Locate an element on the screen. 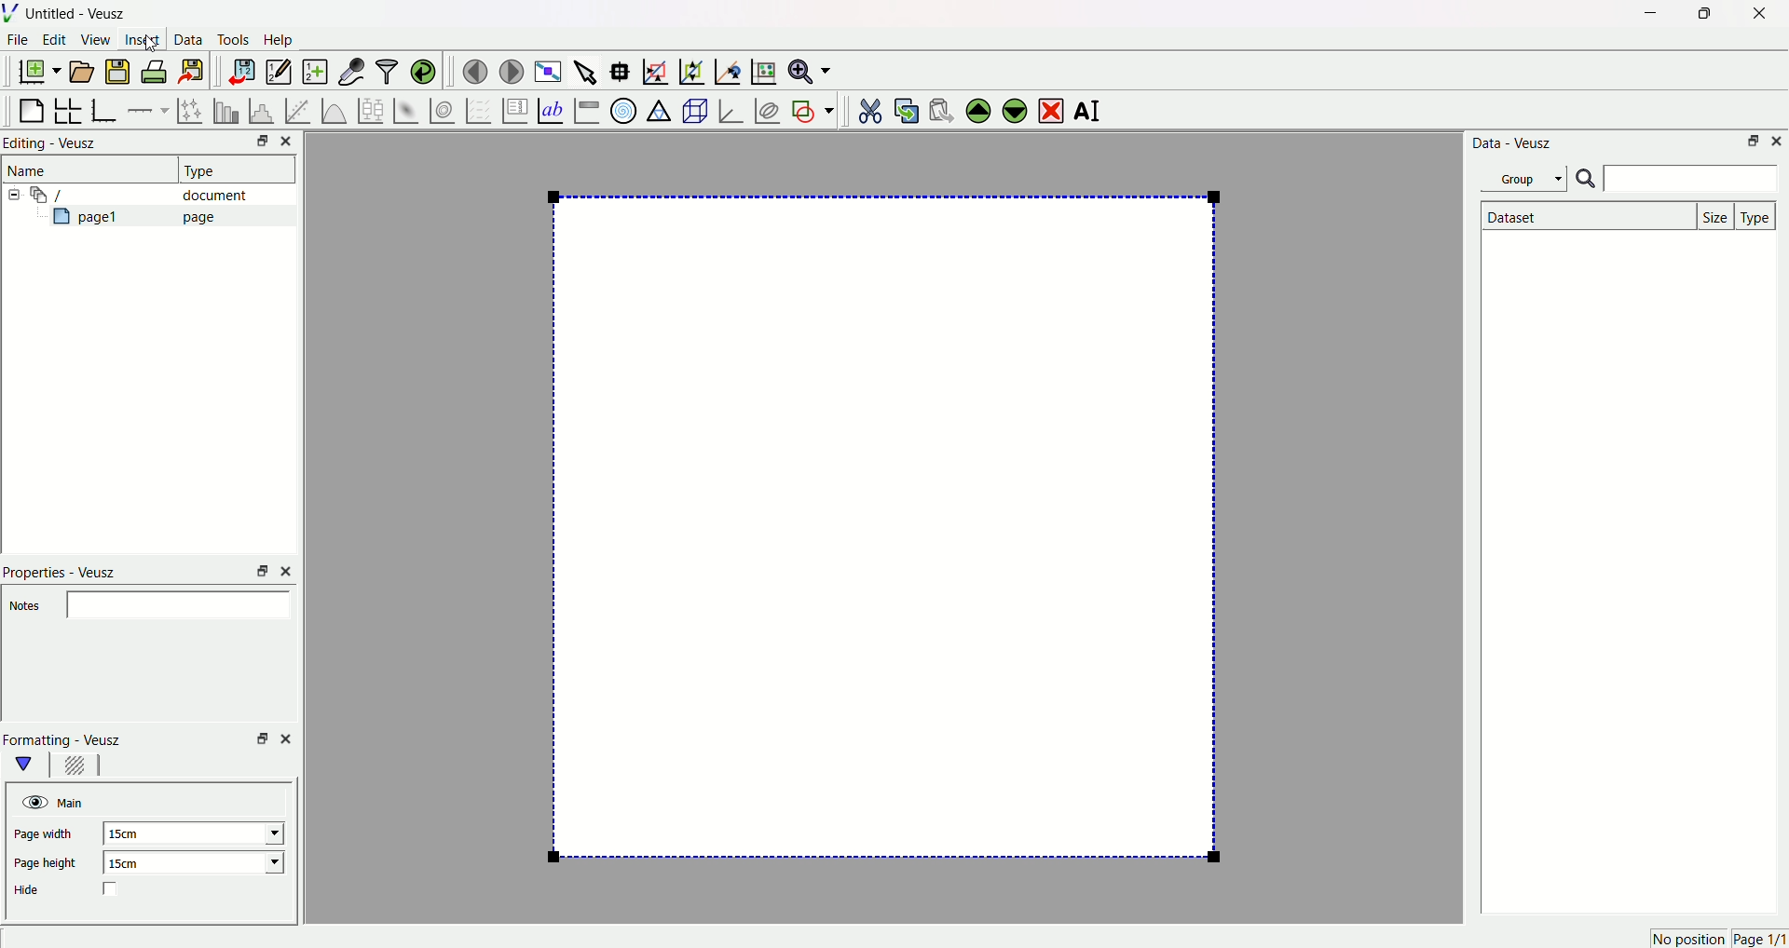  Page height is located at coordinates (48, 865).